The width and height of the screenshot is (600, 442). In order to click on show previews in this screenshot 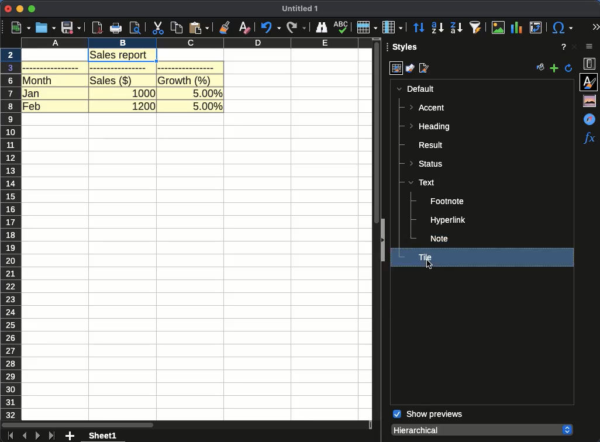, I will do `click(428, 415)`.